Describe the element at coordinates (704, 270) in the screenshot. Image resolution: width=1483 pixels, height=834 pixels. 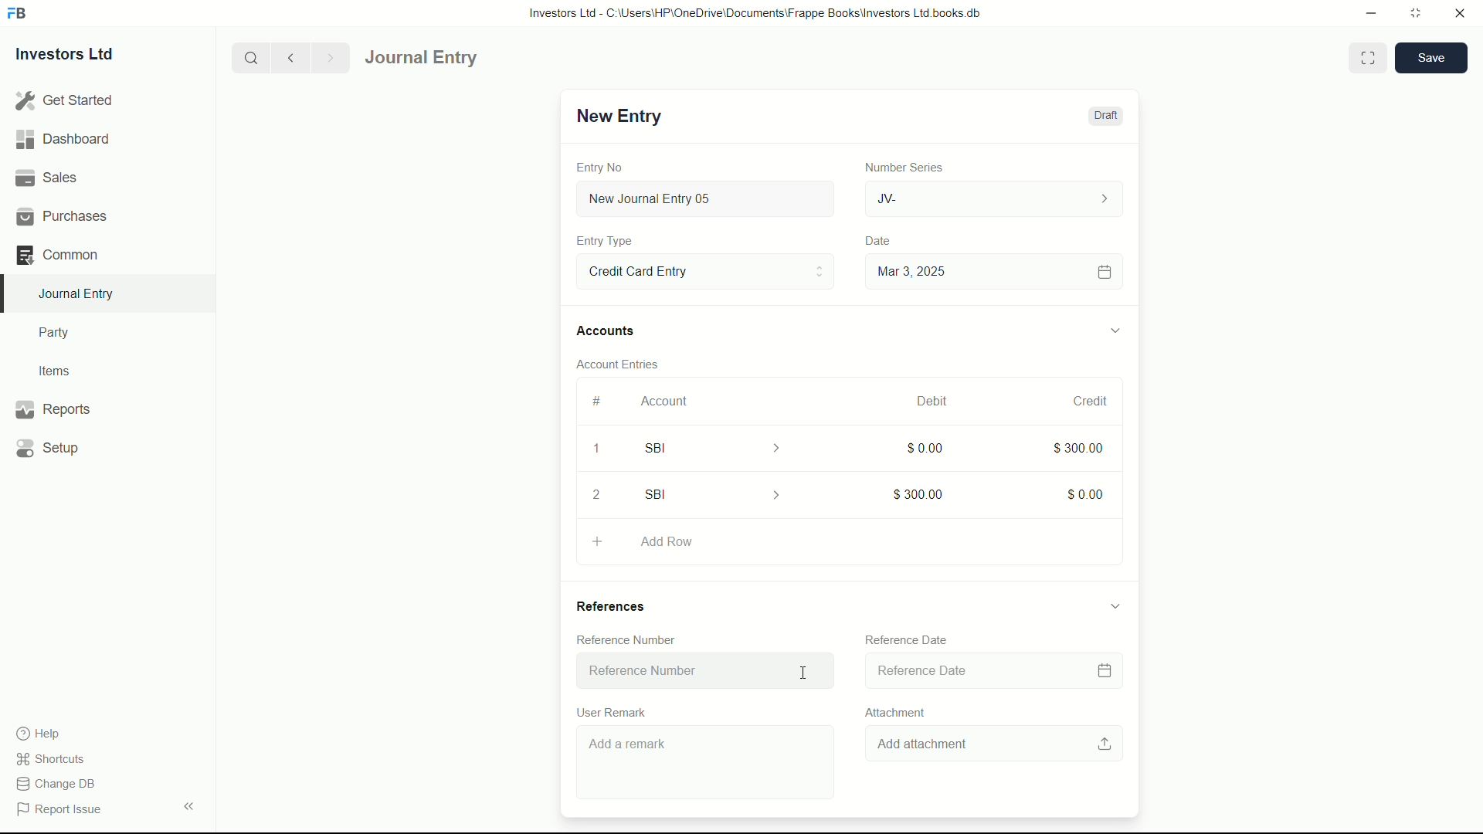
I see `Entry Type` at that location.